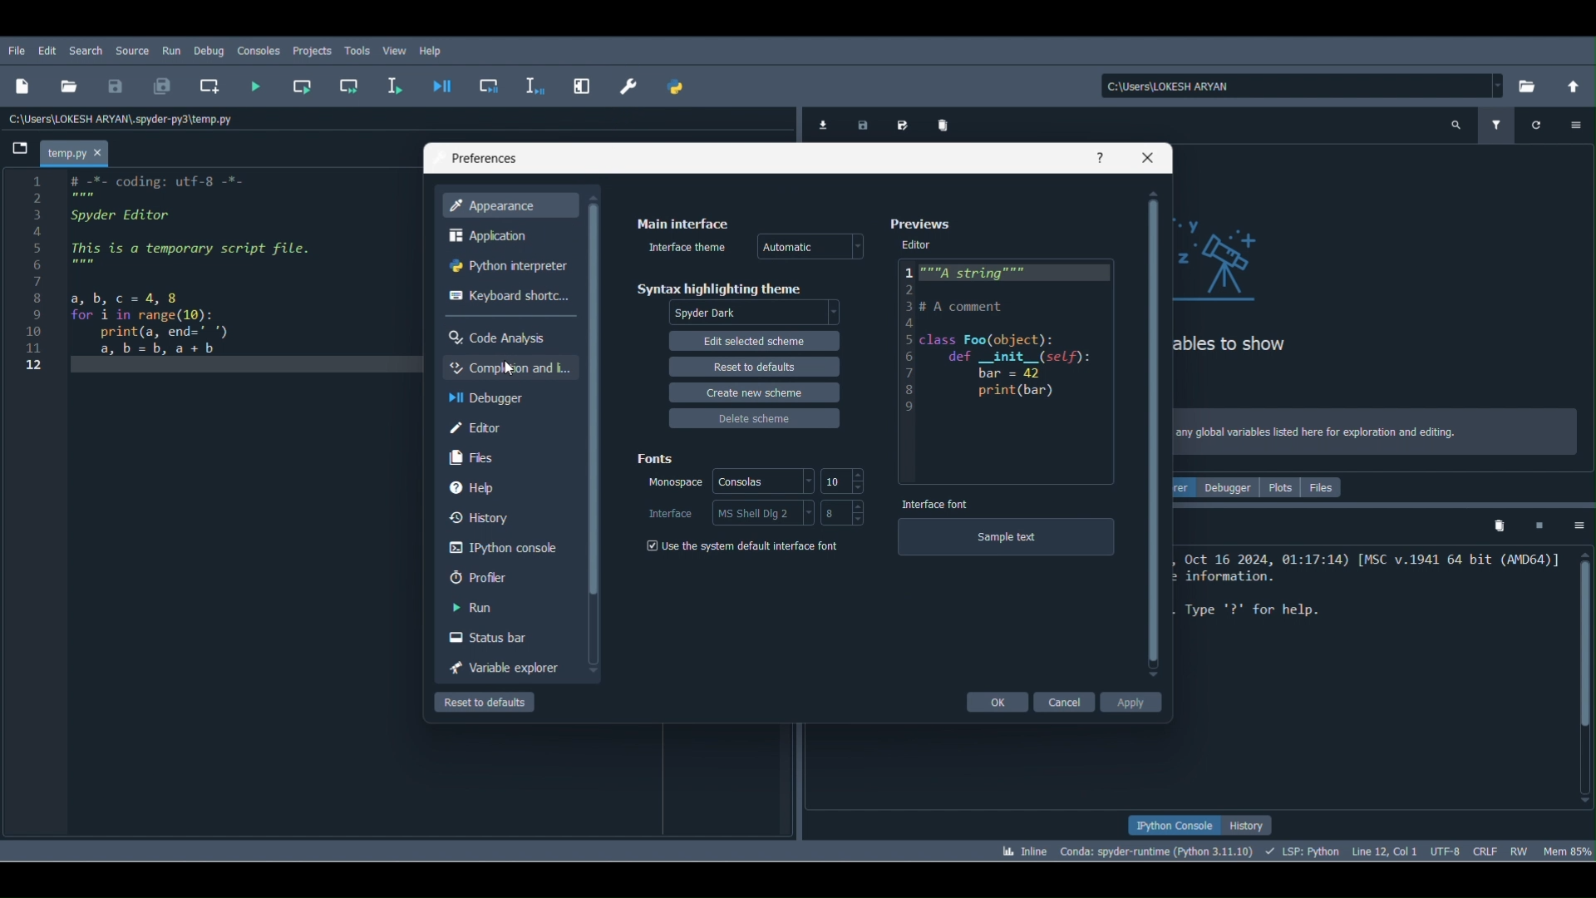 The height and width of the screenshot is (898, 1596). What do you see at coordinates (22, 90) in the screenshot?
I see `New file (Ctrl + N)` at bounding box center [22, 90].